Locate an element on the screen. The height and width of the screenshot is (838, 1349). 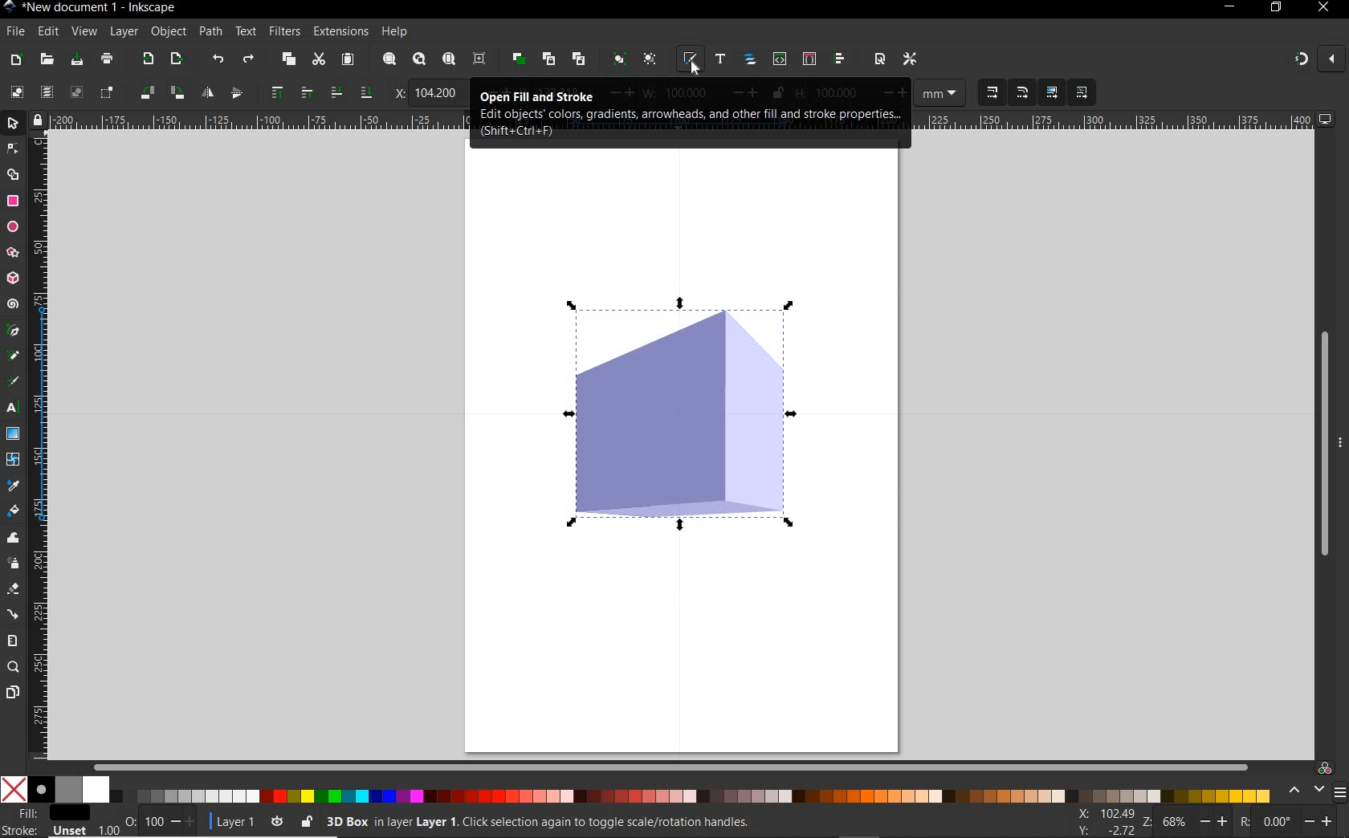
ZOOM PAGE is located at coordinates (448, 60).